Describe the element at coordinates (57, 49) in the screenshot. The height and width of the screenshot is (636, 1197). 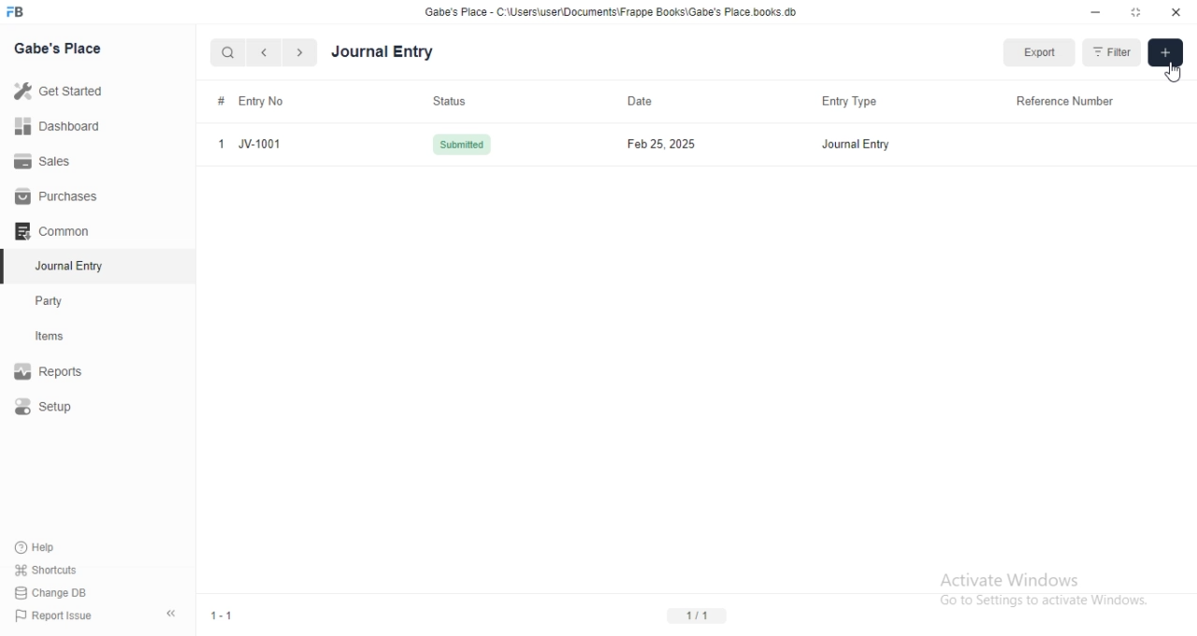
I see `Gabe's Place` at that location.